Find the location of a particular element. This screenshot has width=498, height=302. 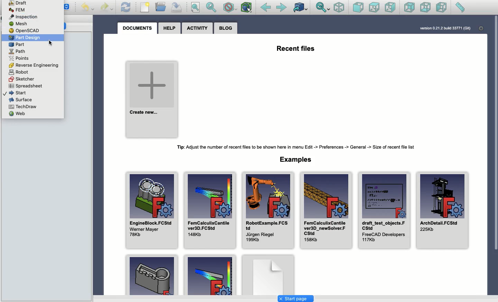

Activity  is located at coordinates (199, 28).